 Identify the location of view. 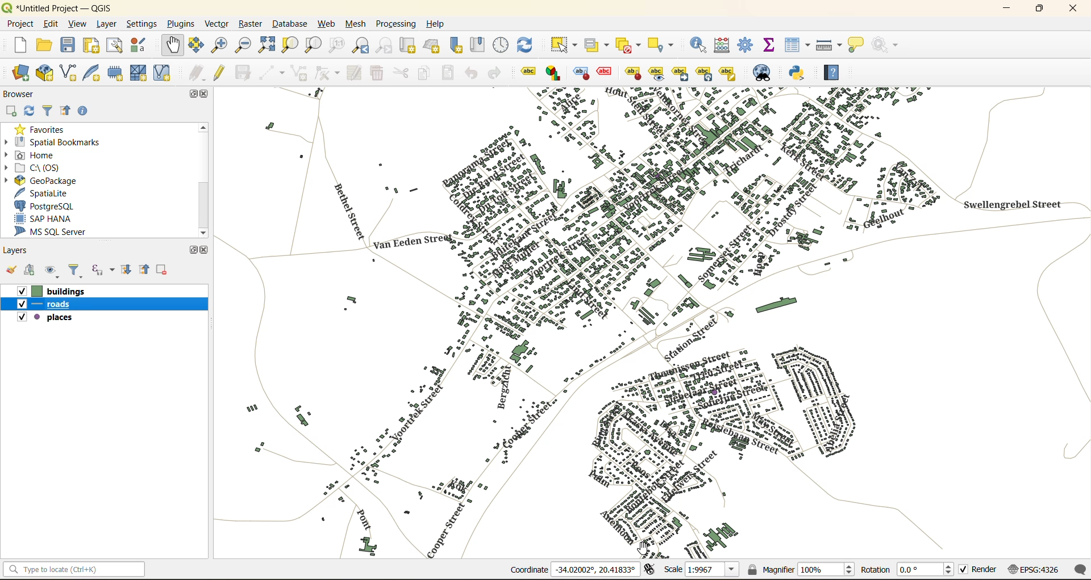
(78, 24).